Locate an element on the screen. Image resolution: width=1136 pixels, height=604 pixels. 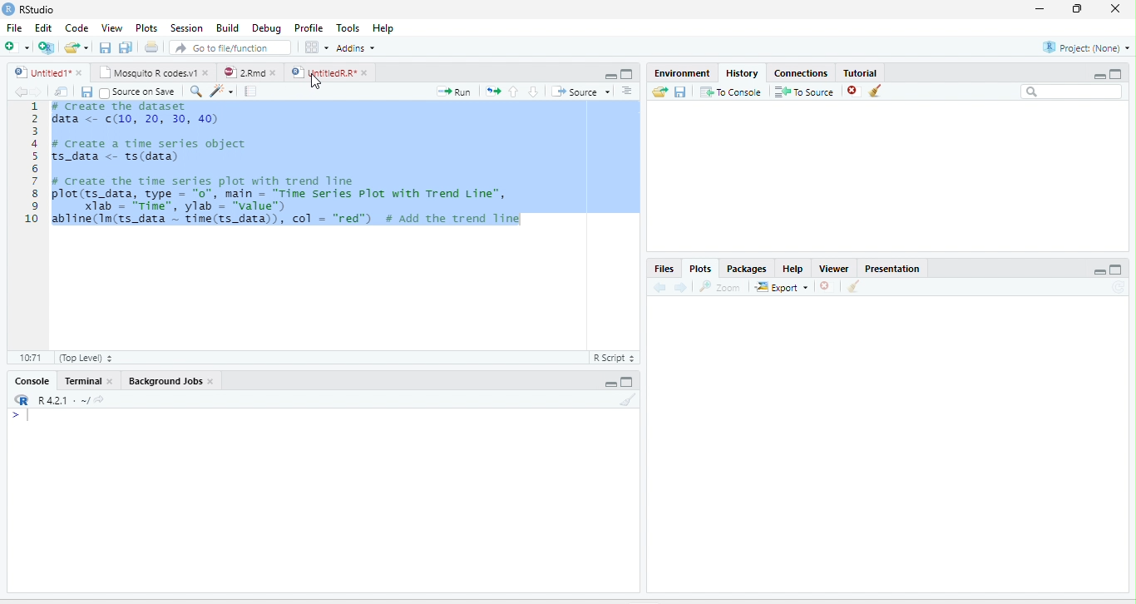
Viewer is located at coordinates (834, 268).